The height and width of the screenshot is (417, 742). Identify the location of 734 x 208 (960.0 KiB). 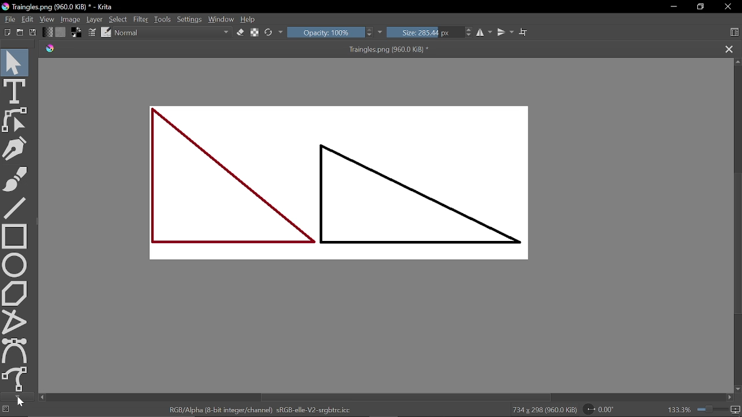
(544, 409).